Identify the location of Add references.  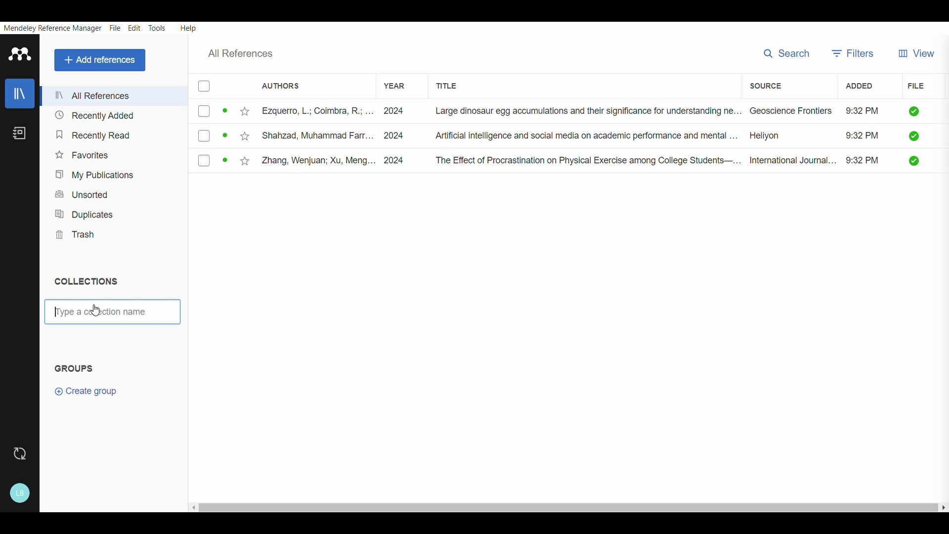
(98, 59).